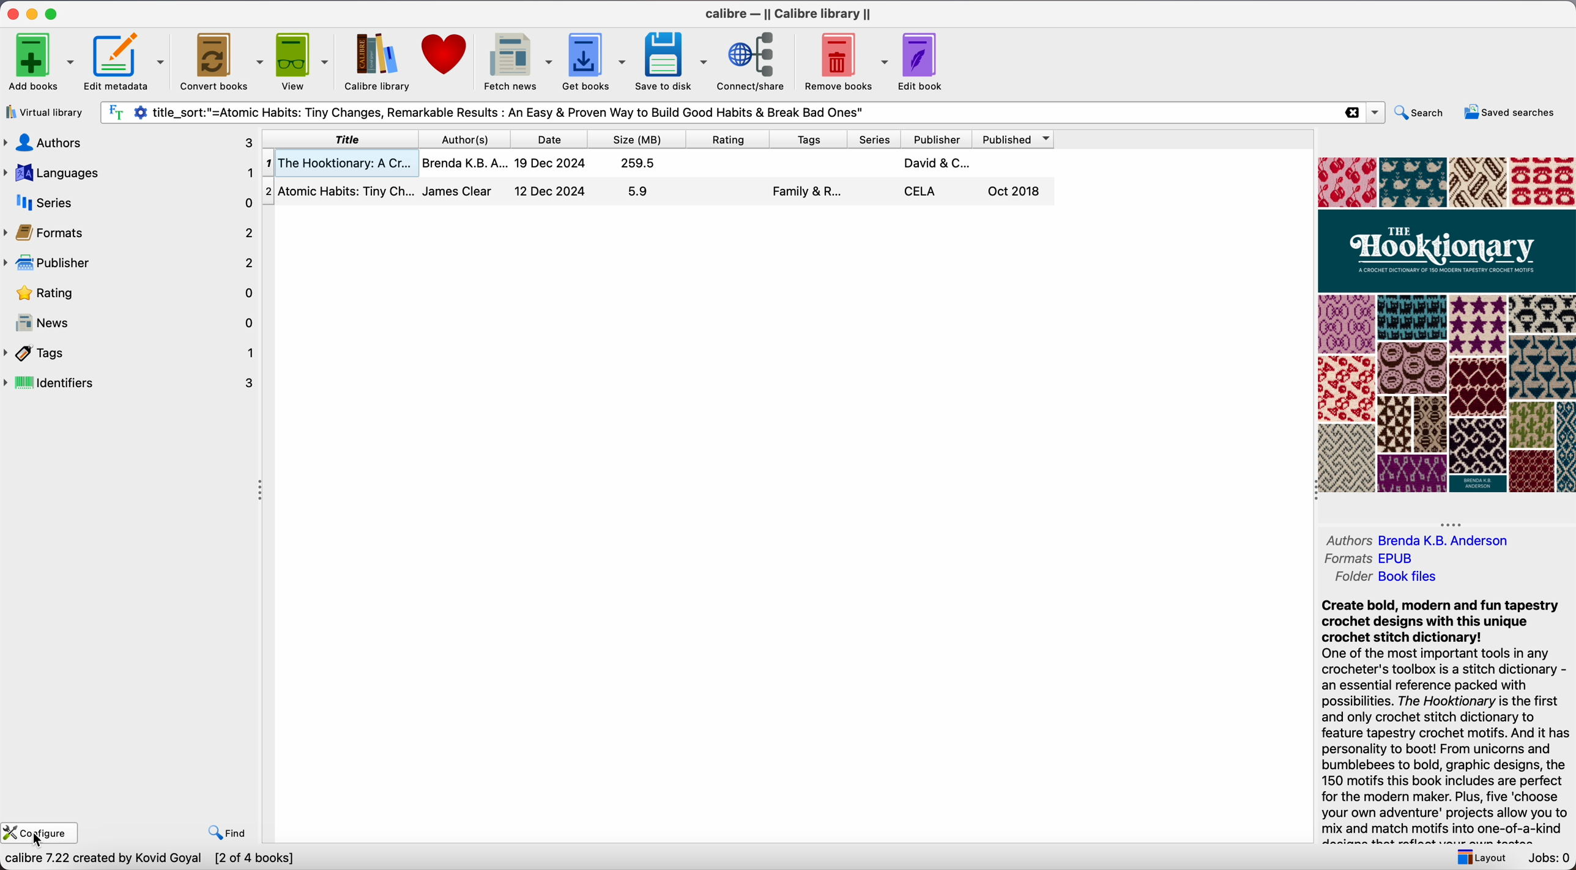 This screenshot has height=870, width=1576. Describe the element at coordinates (1507, 114) in the screenshot. I see `saved searches` at that location.